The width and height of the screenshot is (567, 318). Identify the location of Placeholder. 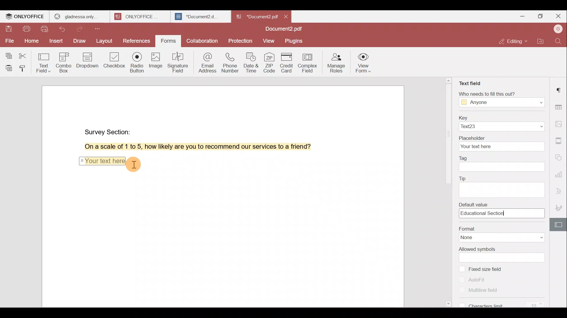
(501, 143).